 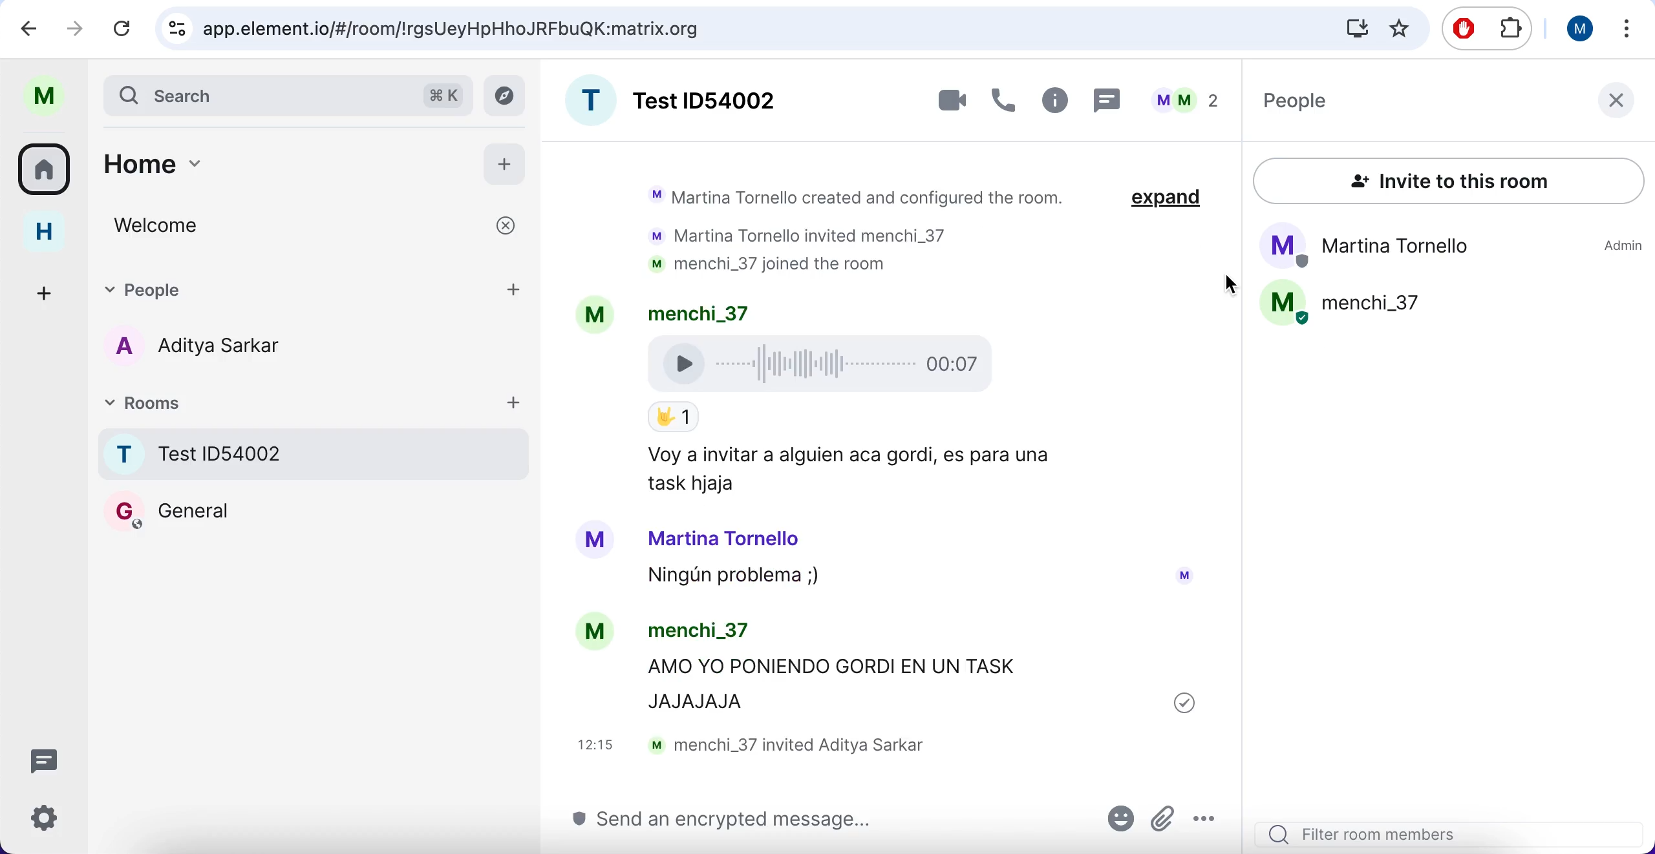 What do you see at coordinates (518, 282) in the screenshot?
I see `add` at bounding box center [518, 282].